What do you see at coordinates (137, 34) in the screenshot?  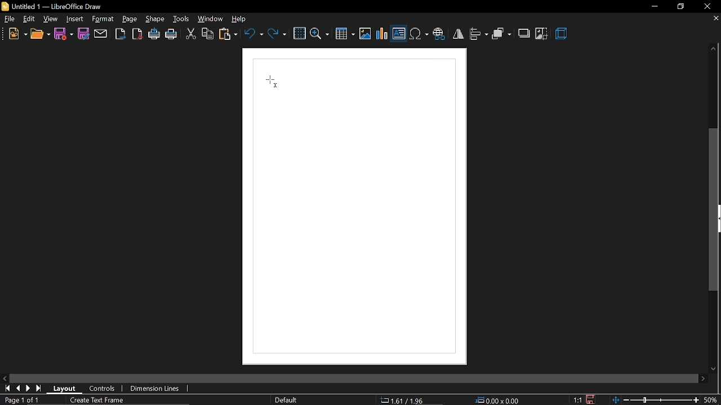 I see `export as pdf` at bounding box center [137, 34].